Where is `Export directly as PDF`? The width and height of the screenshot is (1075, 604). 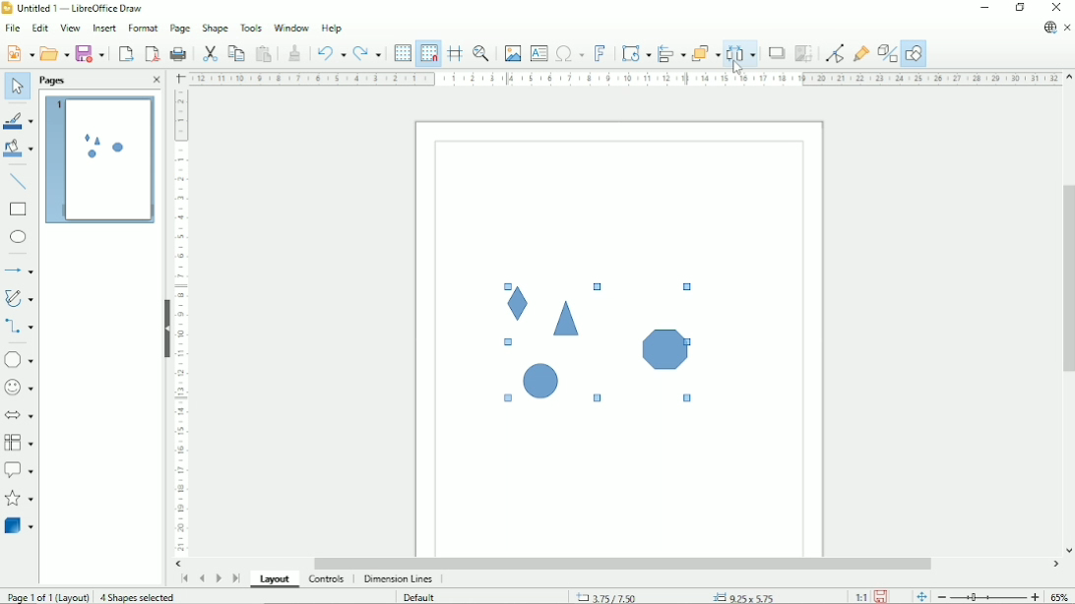 Export directly as PDF is located at coordinates (152, 54).